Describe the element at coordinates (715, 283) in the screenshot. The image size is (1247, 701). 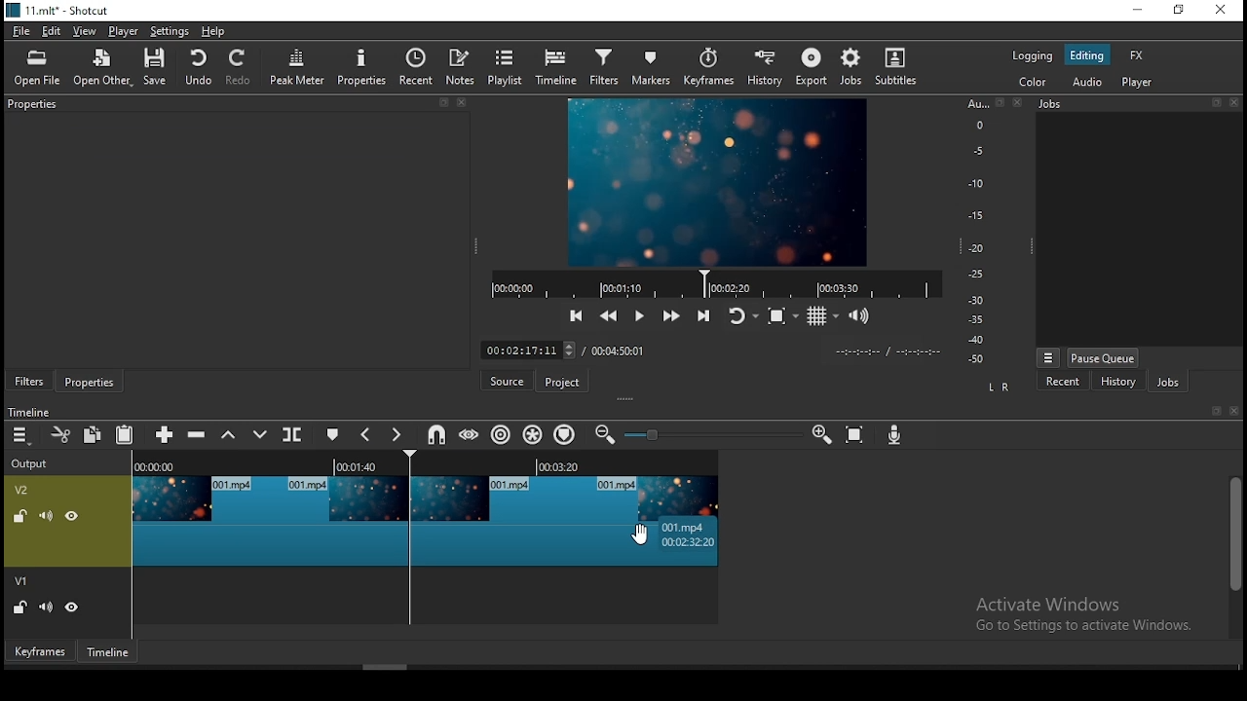
I see `TIMELINE` at that location.